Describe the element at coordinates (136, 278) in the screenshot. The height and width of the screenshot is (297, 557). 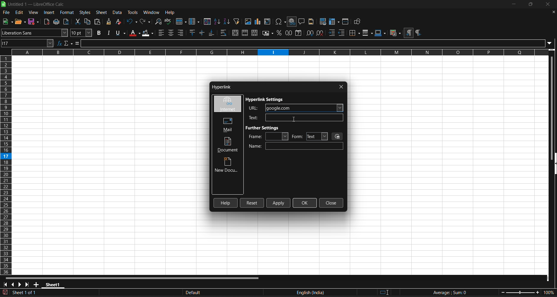
I see `horizontal scroll bar` at that location.